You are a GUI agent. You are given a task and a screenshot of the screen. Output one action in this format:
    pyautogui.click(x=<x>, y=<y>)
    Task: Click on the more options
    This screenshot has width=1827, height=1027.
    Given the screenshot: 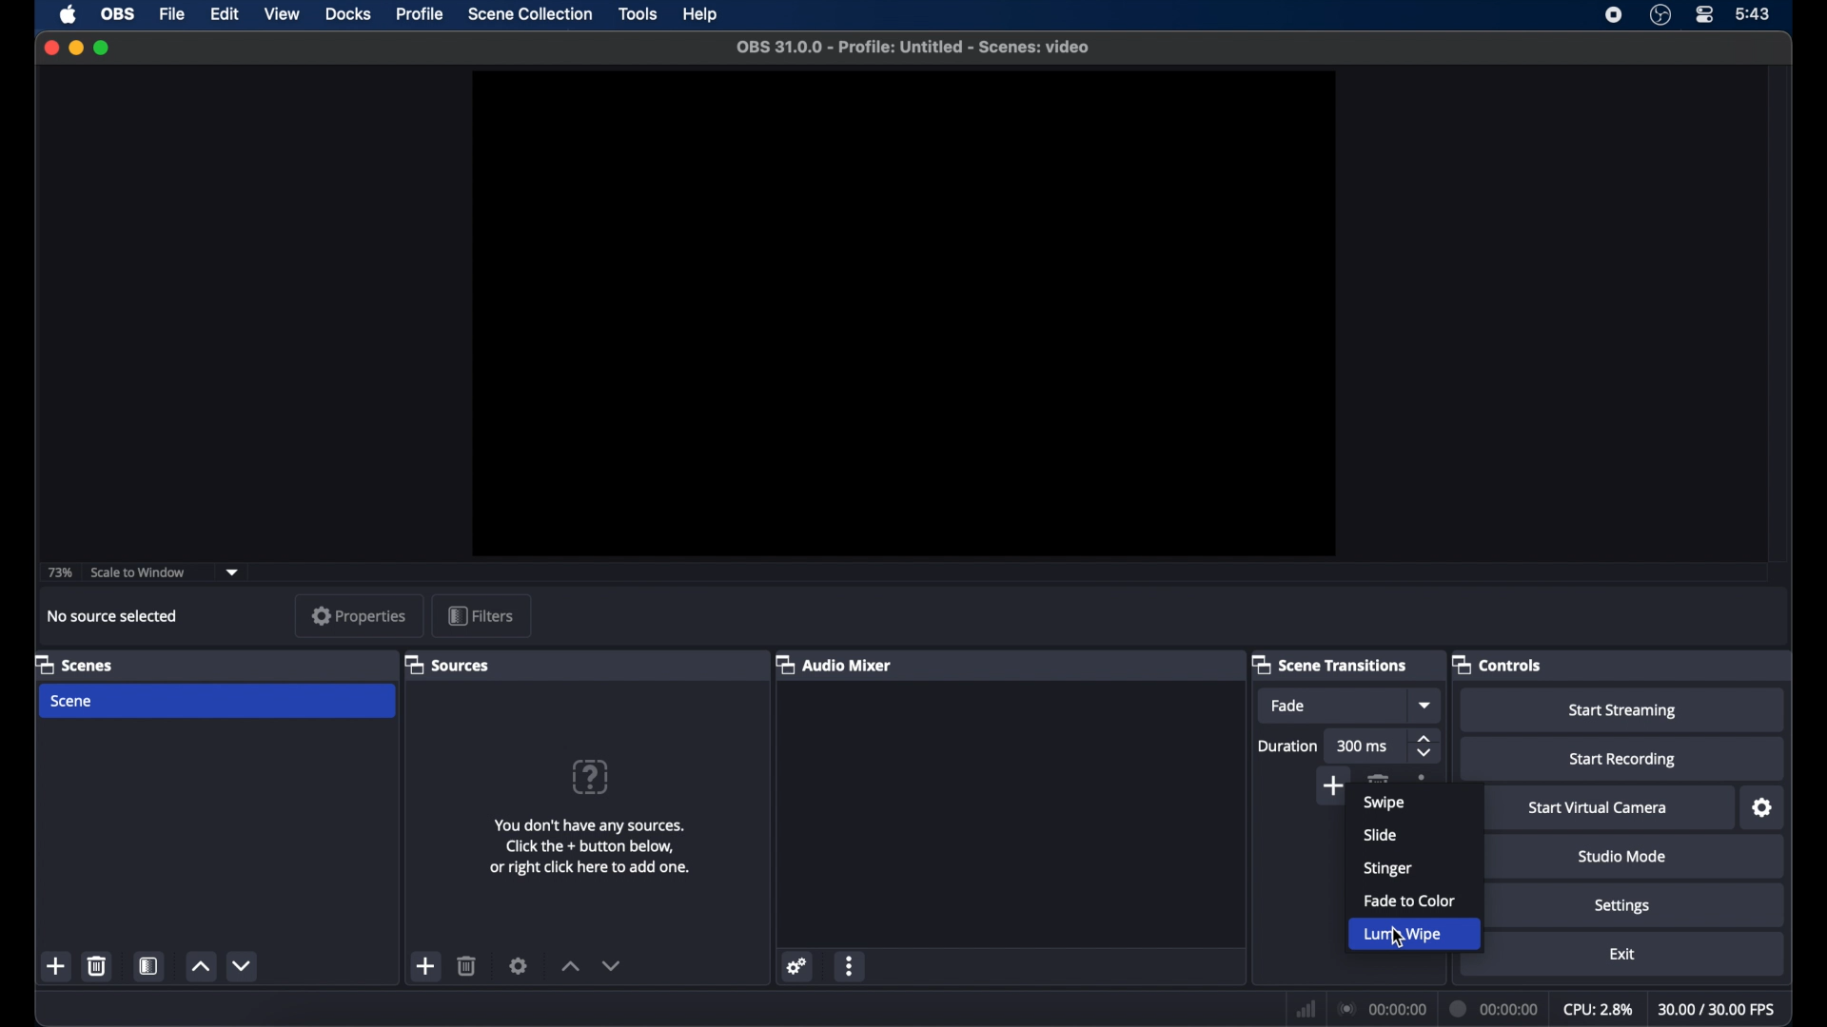 What is the action you would take?
    pyautogui.click(x=852, y=965)
    